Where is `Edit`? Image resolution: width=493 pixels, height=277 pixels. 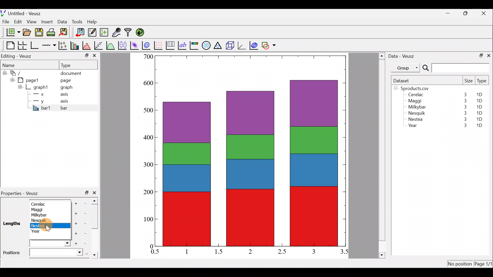
Edit is located at coordinates (18, 21).